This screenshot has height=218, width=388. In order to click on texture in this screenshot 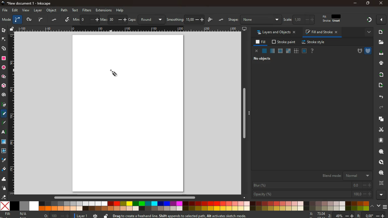, I will do `click(296, 51)`.